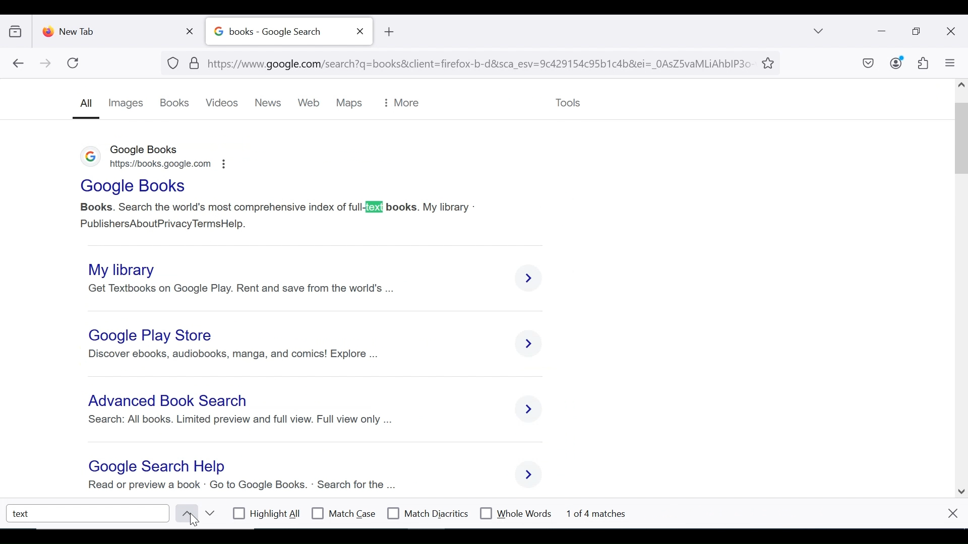 Image resolution: width=968 pixels, height=544 pixels. What do you see at coordinates (127, 103) in the screenshot?
I see `images` at bounding box center [127, 103].